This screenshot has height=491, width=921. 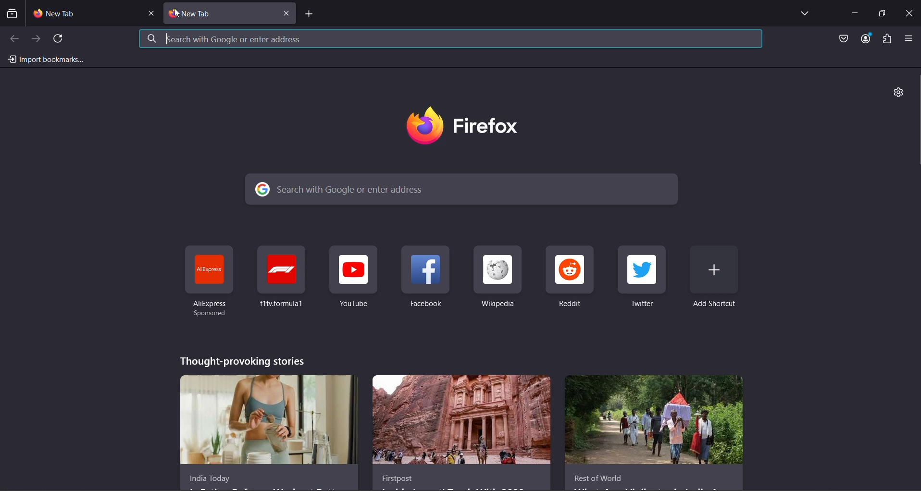 I want to click on cursor, so click(x=178, y=13).